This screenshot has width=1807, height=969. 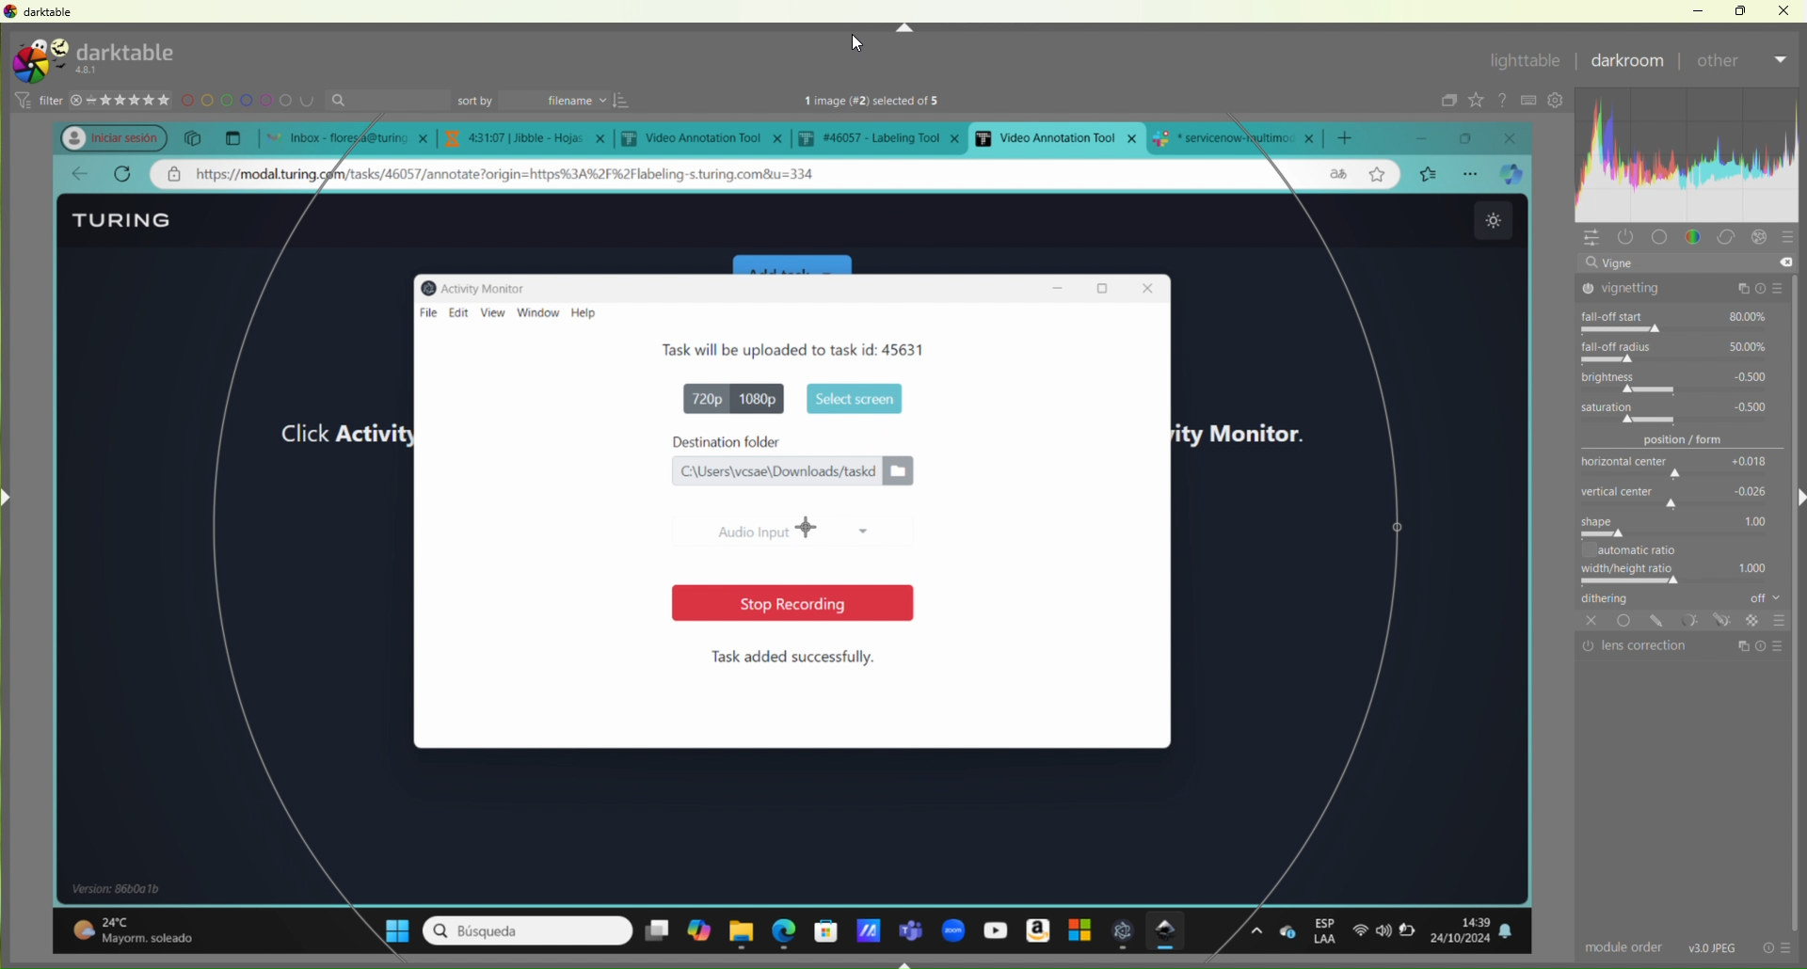 What do you see at coordinates (1685, 381) in the screenshot?
I see `brightness` at bounding box center [1685, 381].